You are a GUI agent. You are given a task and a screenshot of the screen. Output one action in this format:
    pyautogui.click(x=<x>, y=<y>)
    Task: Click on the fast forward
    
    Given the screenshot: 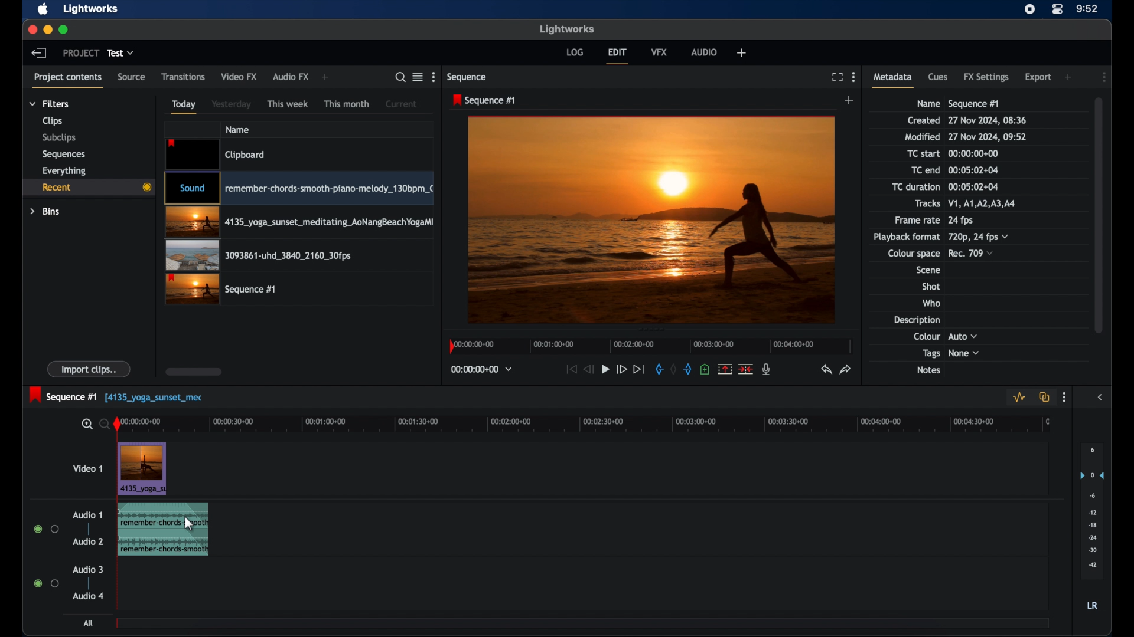 What is the action you would take?
    pyautogui.click(x=621, y=369)
    